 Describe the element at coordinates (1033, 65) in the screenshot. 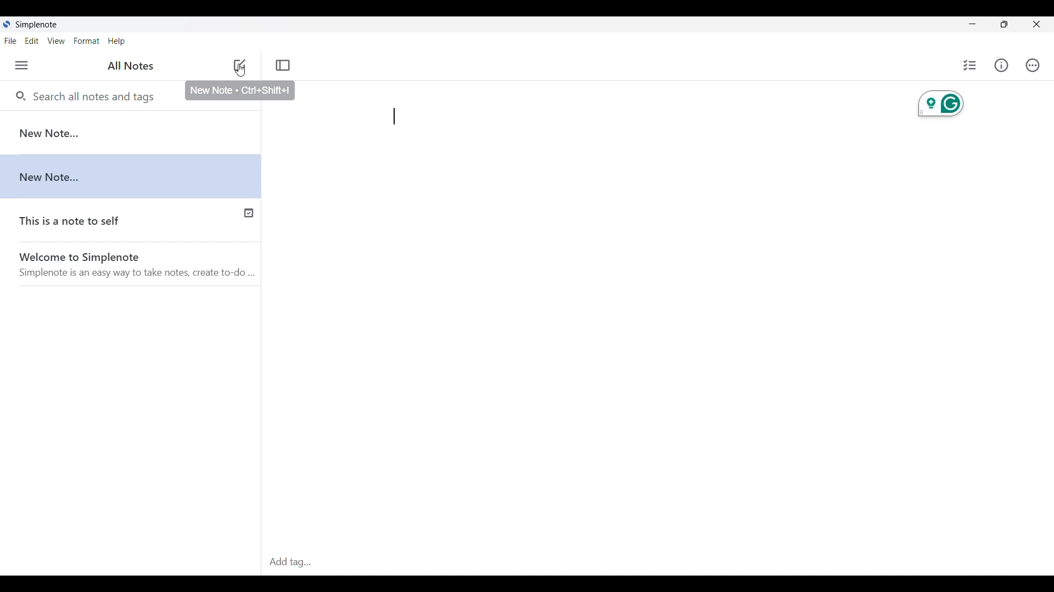

I see `Actions` at that location.